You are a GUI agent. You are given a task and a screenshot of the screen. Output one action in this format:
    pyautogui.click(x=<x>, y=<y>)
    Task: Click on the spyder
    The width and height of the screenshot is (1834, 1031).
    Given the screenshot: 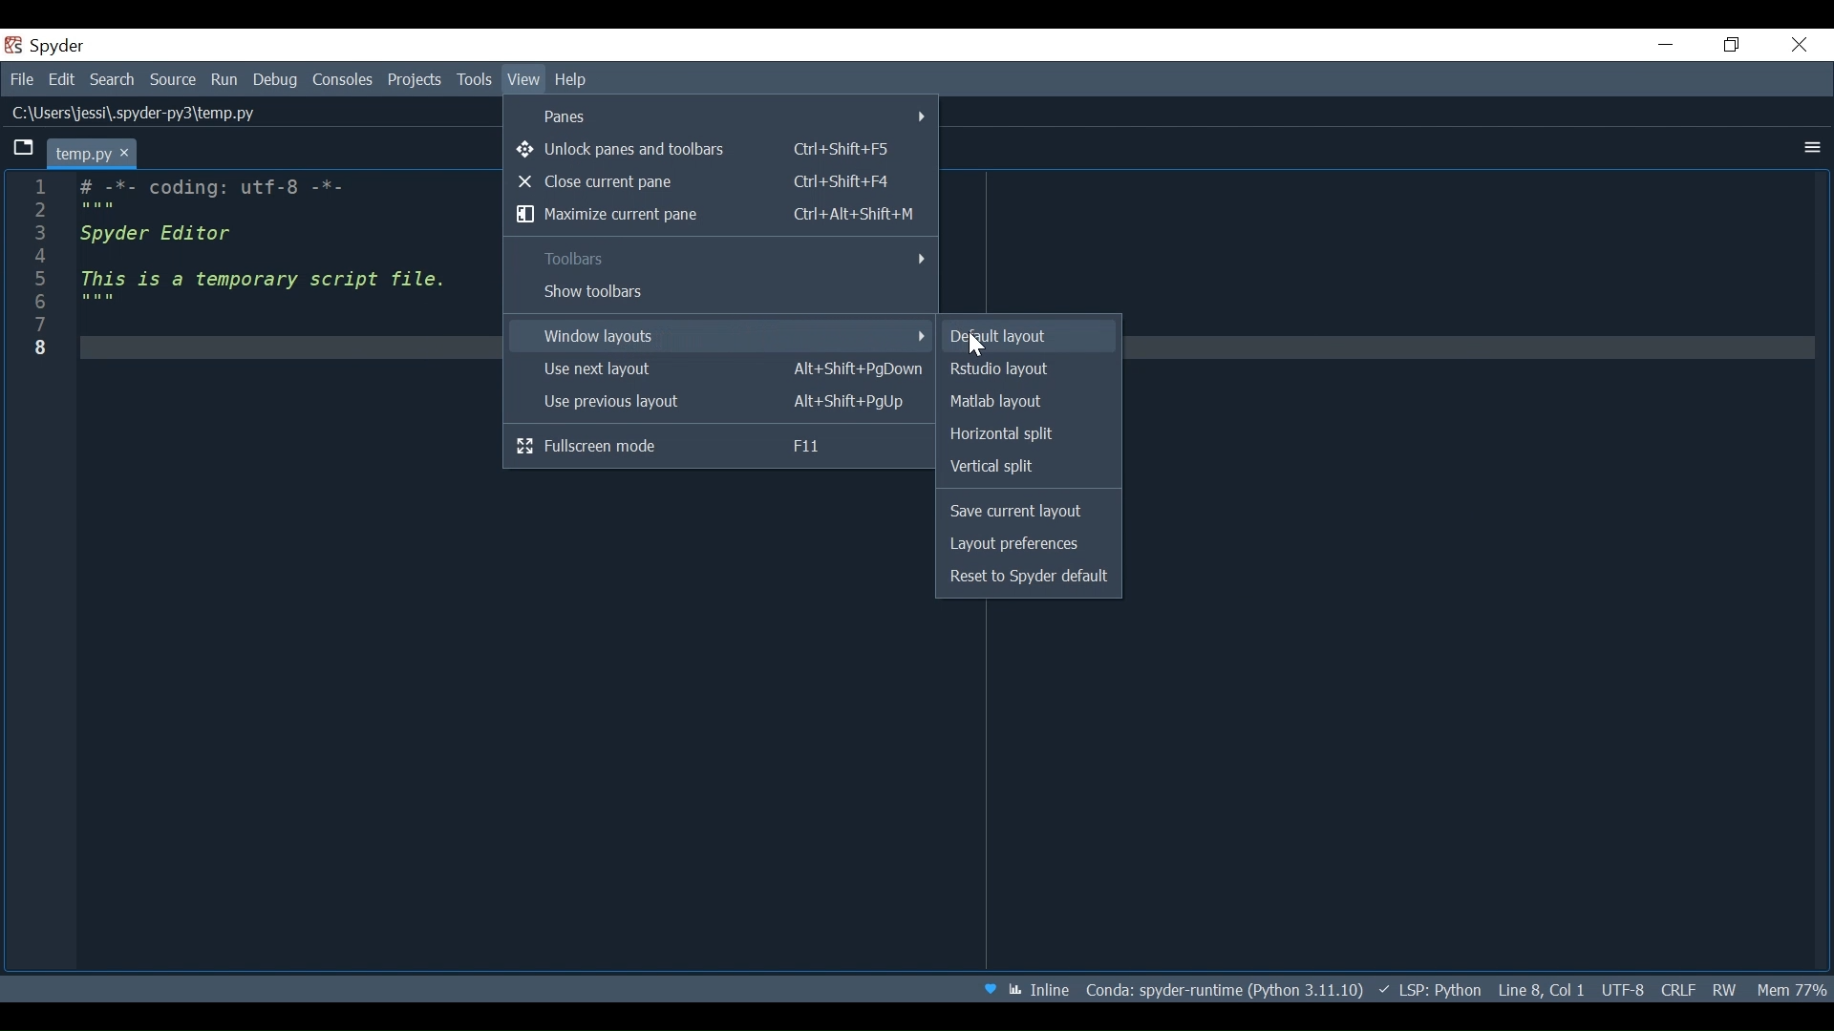 What is the action you would take?
    pyautogui.click(x=70, y=46)
    